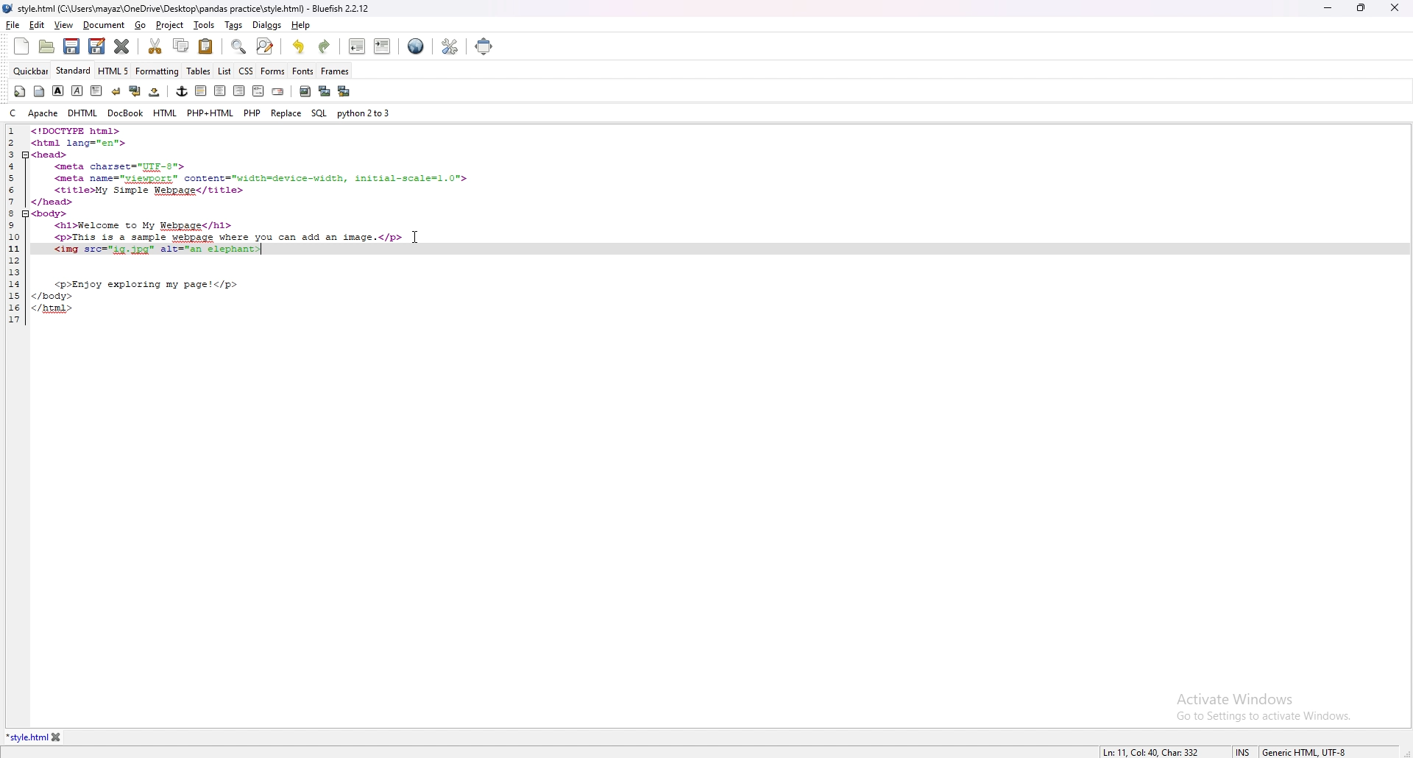 This screenshot has width=1413, height=758. I want to click on go, so click(141, 25).